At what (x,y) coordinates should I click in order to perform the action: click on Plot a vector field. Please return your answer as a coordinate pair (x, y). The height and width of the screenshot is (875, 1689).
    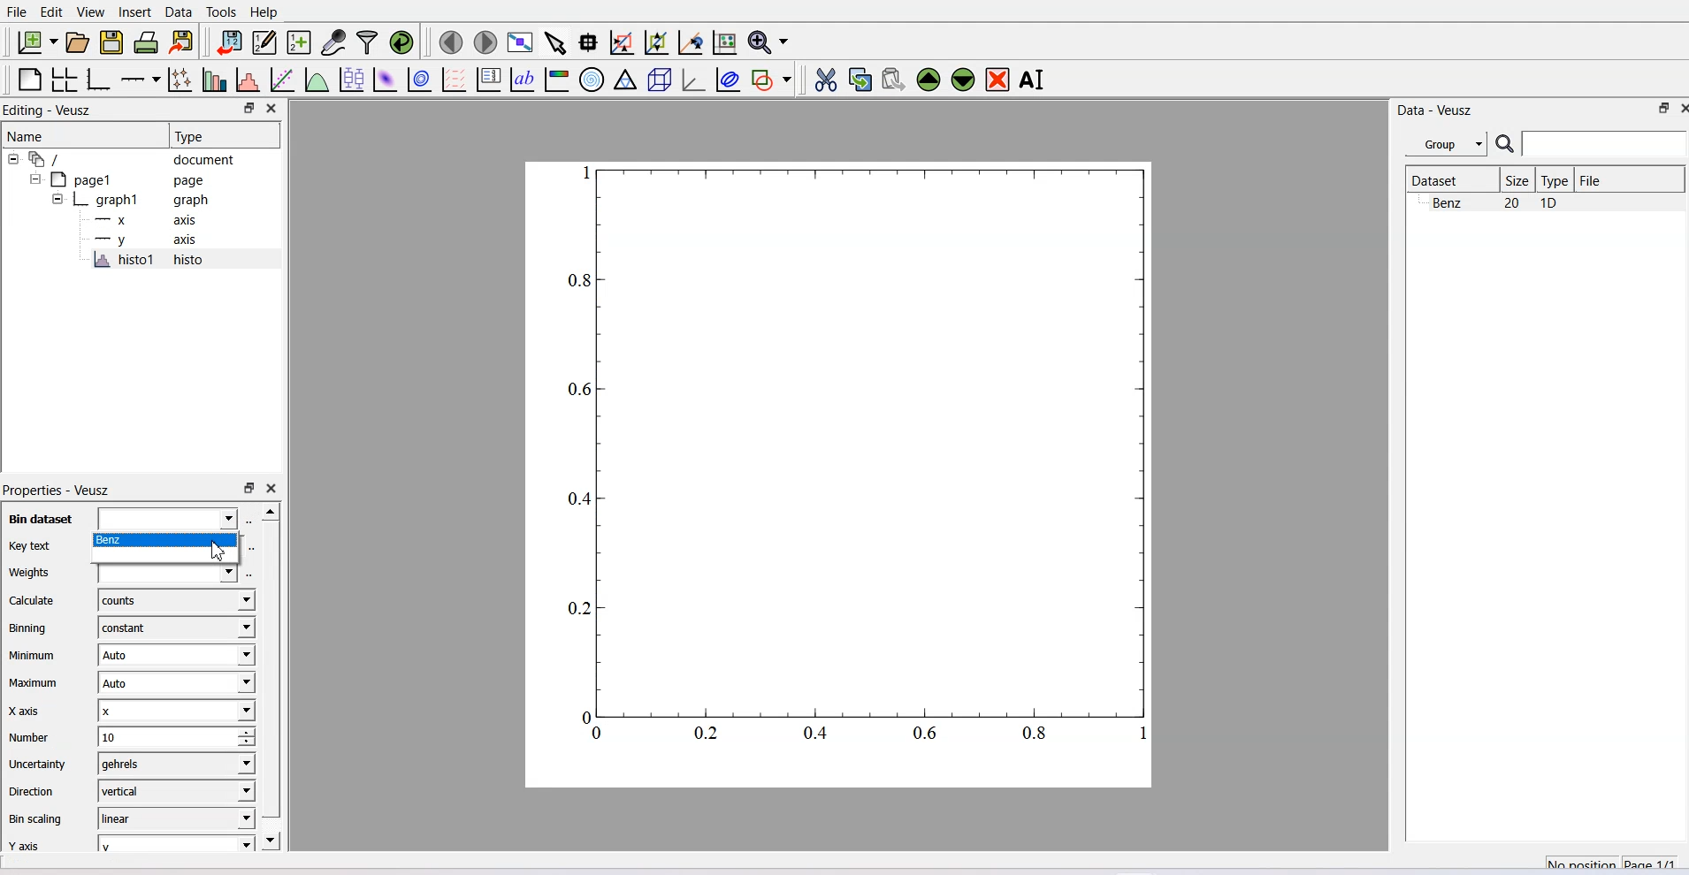
    Looking at the image, I should click on (455, 80).